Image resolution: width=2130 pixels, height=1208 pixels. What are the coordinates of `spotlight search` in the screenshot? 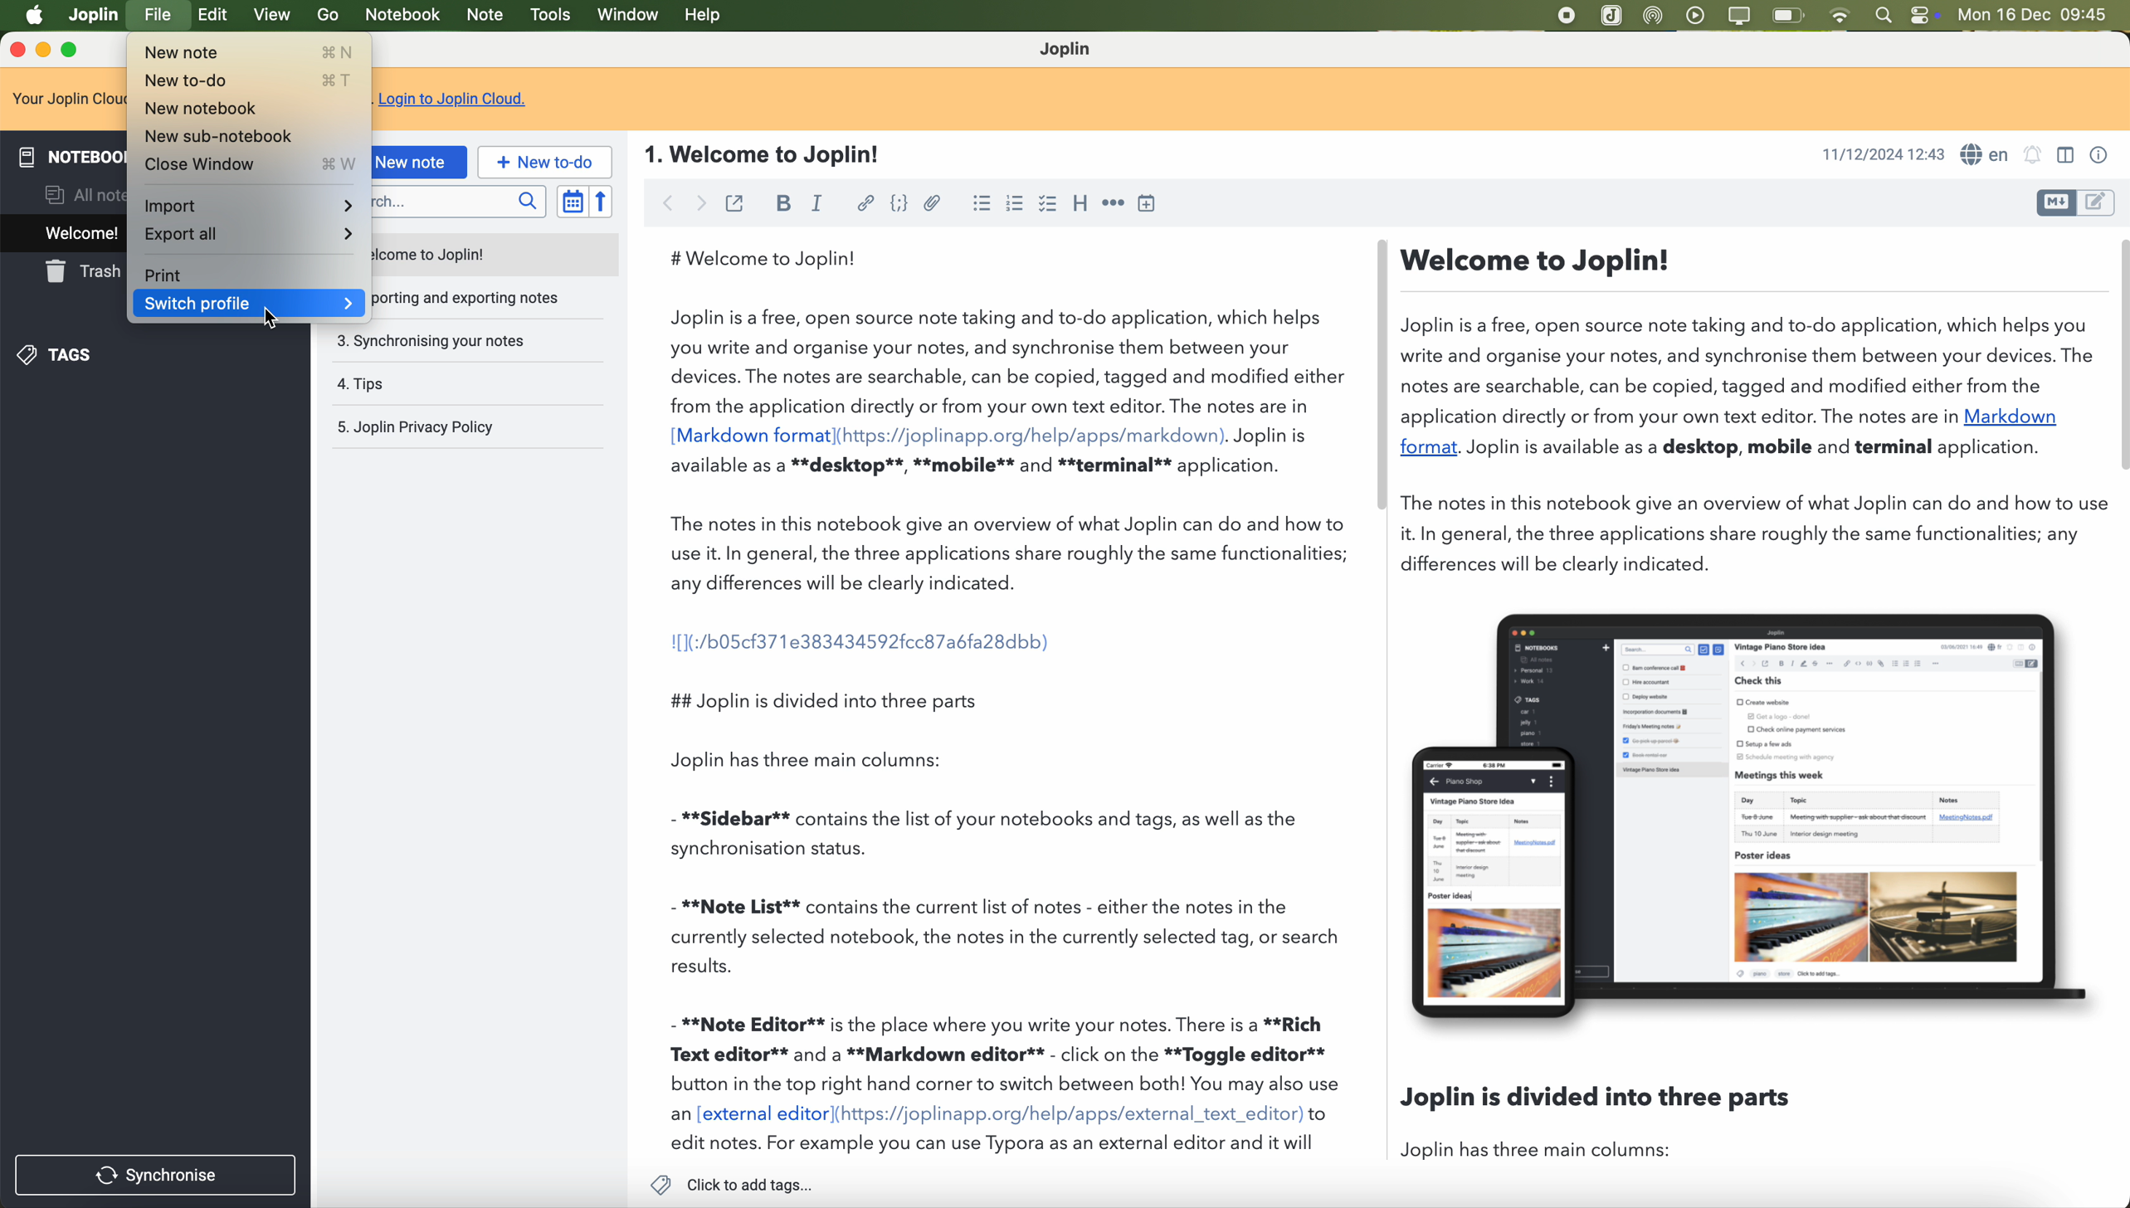 It's located at (1886, 15).